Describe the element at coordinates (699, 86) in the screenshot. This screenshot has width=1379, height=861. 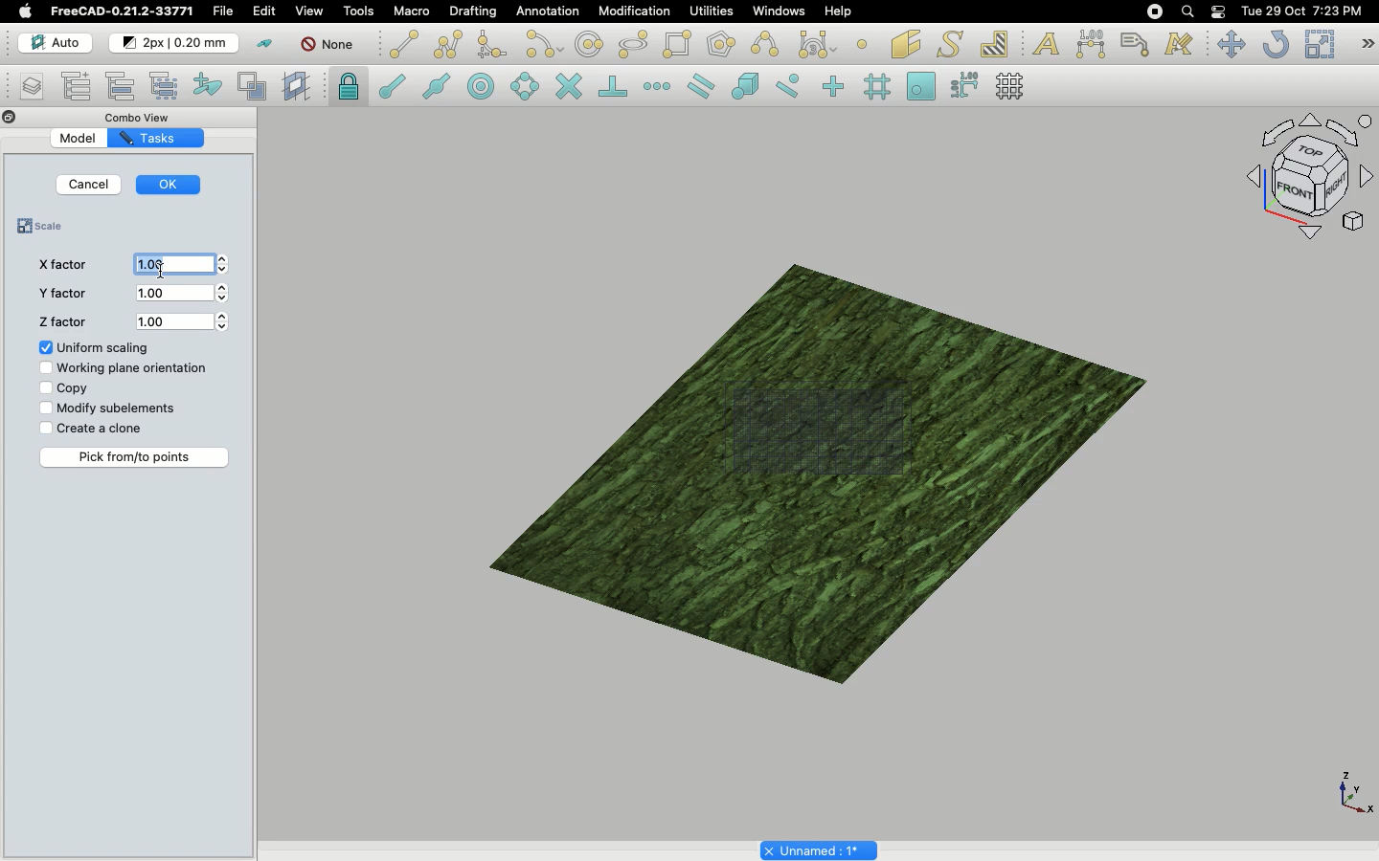
I see `Snap parallel` at that location.